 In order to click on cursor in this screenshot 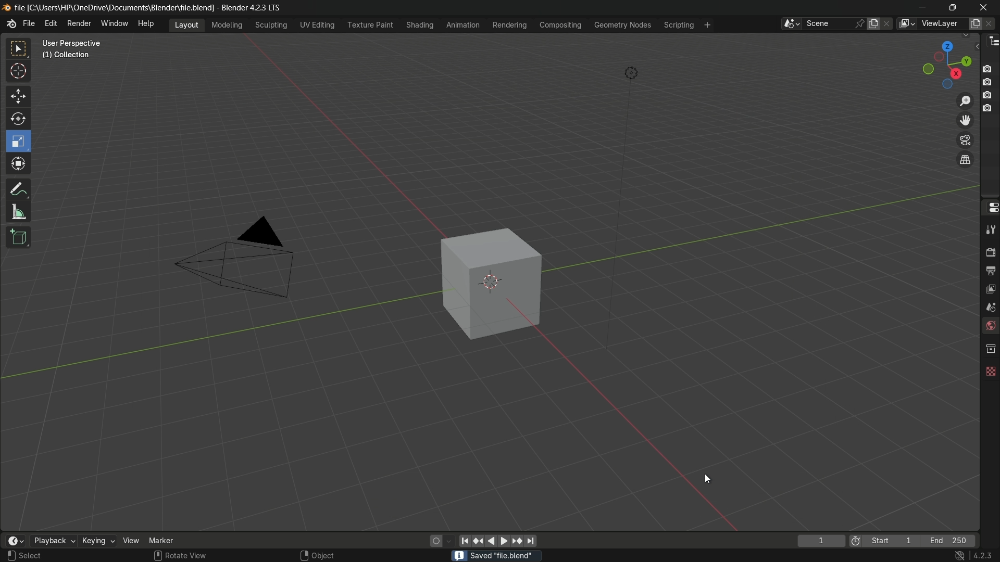, I will do `click(707, 479)`.